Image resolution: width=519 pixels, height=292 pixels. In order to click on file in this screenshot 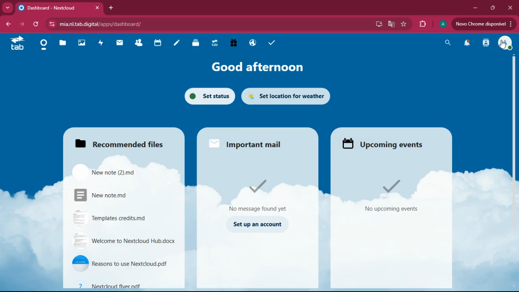, I will do `click(108, 172)`.